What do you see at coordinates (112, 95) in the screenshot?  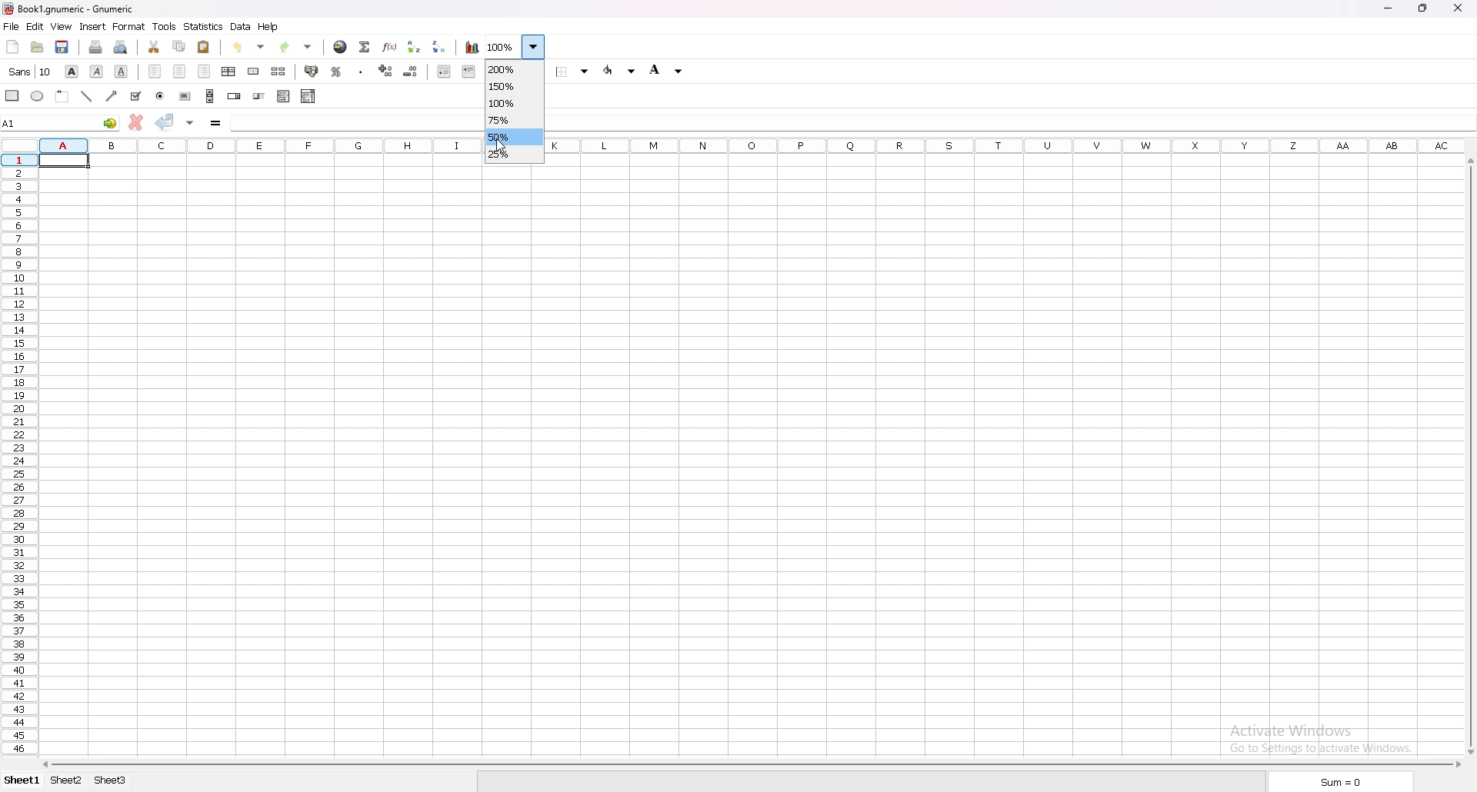 I see `arrow line` at bounding box center [112, 95].